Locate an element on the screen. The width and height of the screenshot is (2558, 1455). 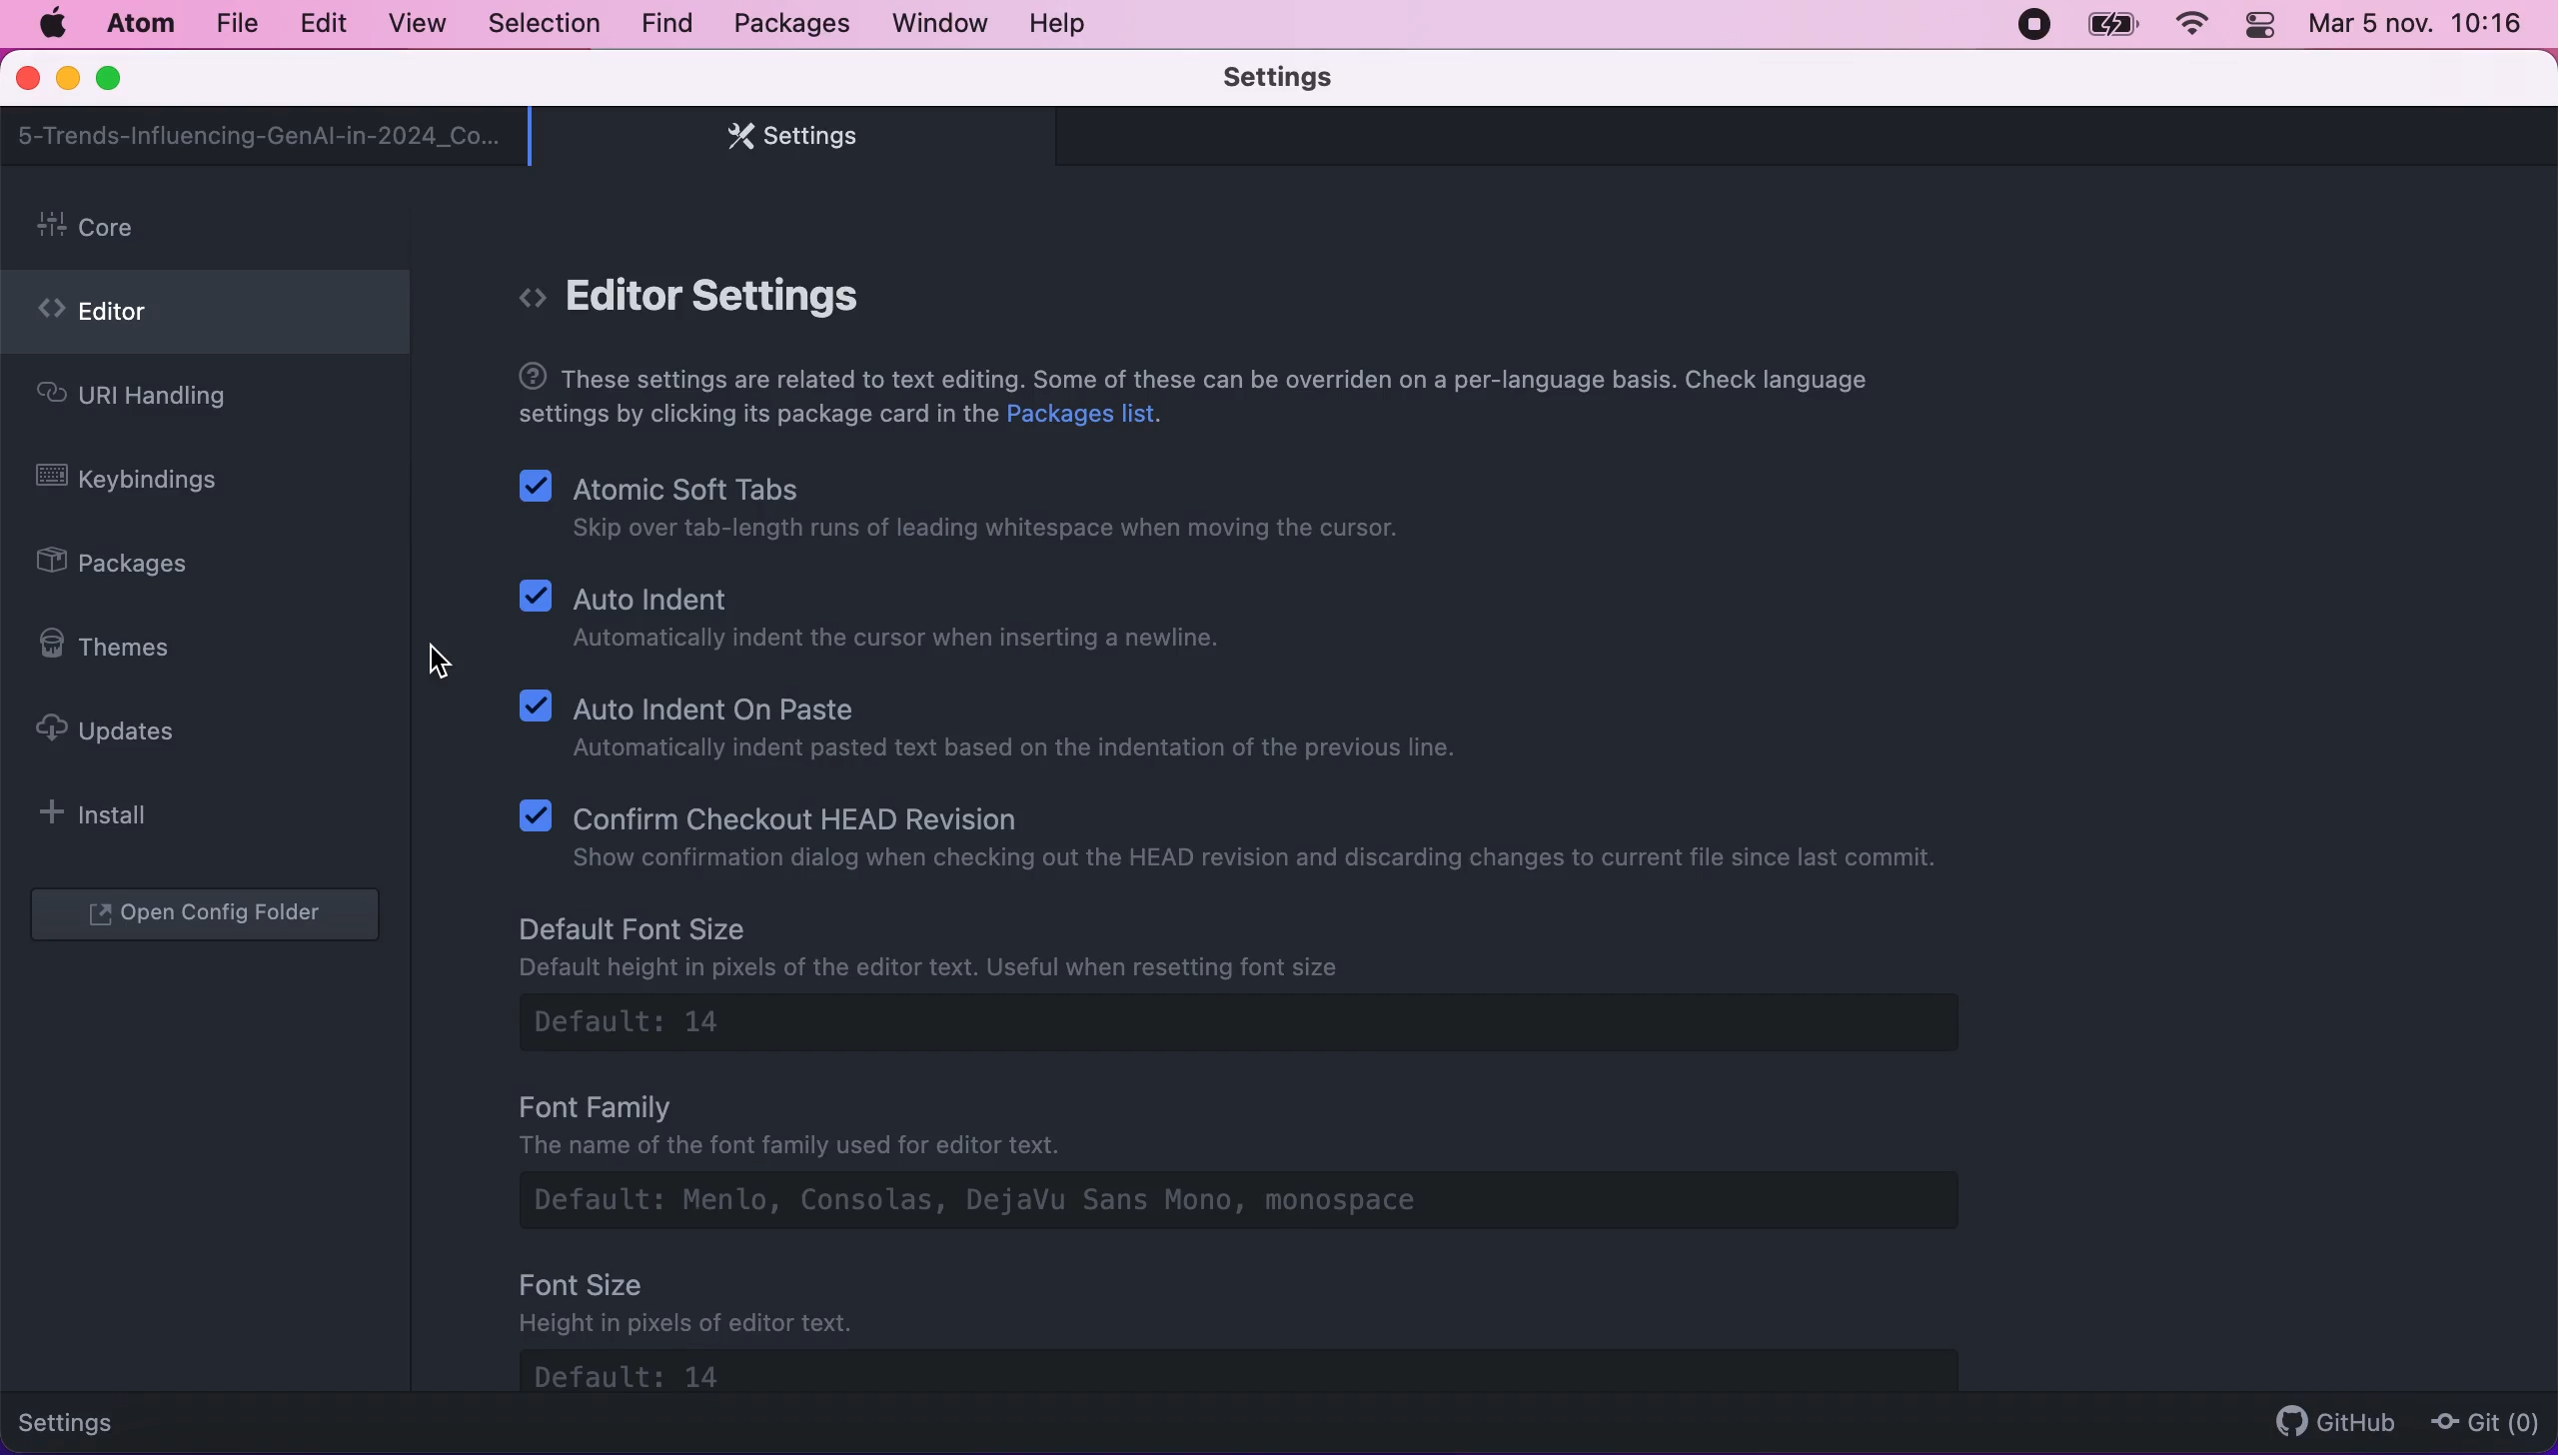
font family is located at coordinates (1276, 1166).